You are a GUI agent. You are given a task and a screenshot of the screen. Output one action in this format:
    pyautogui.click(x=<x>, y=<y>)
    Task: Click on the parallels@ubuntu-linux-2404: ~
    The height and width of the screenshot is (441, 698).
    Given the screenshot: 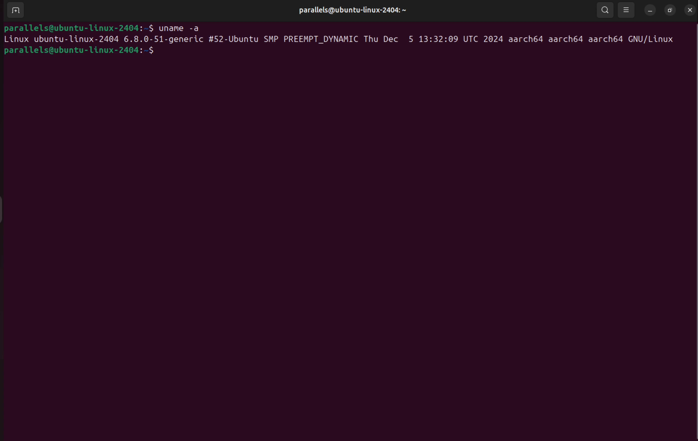 What is the action you would take?
    pyautogui.click(x=353, y=9)
    